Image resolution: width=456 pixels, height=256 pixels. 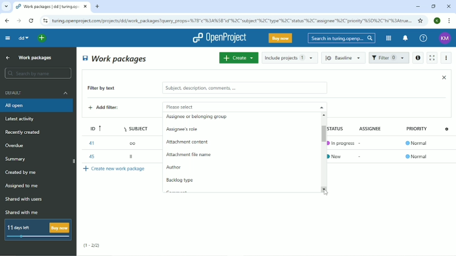 What do you see at coordinates (7, 38) in the screenshot?
I see `Collapse project menu` at bounding box center [7, 38].